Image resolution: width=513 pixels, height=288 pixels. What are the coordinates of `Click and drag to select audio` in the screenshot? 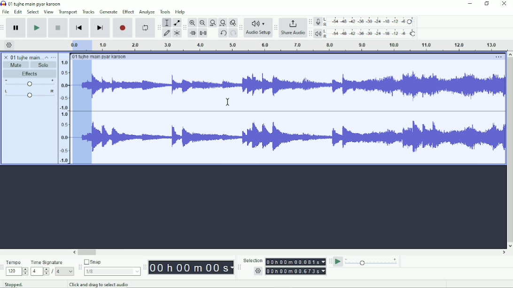 It's located at (115, 284).